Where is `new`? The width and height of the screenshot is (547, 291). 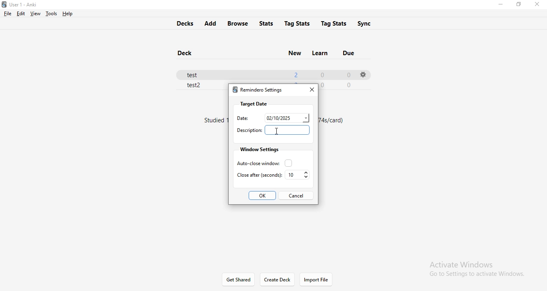 new is located at coordinates (294, 52).